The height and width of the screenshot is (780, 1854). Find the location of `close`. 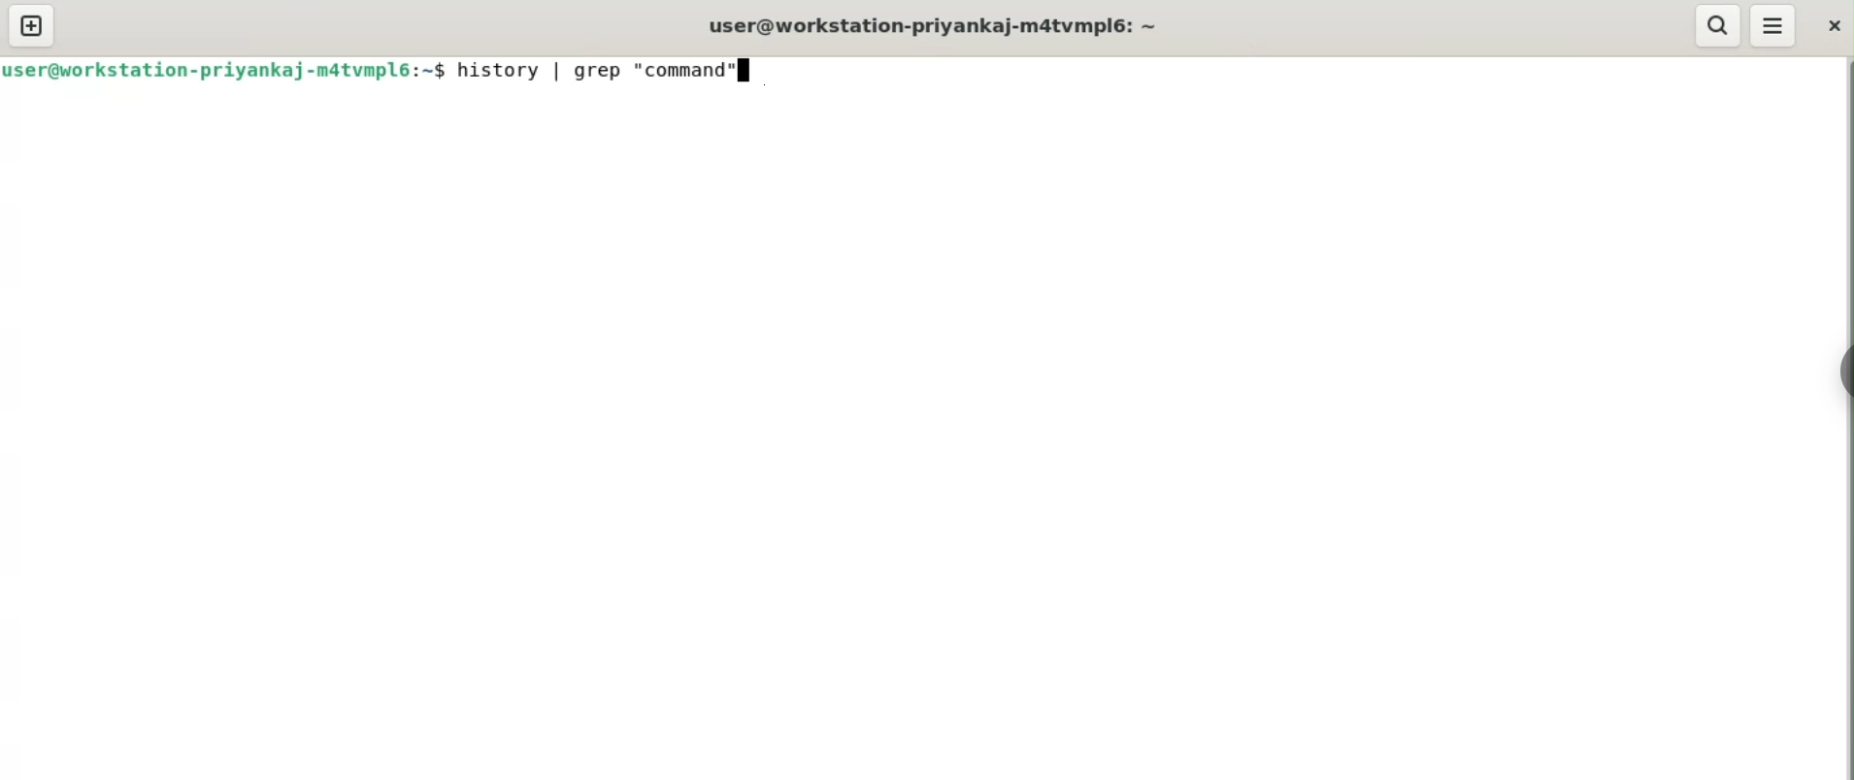

close is located at coordinates (1831, 25).